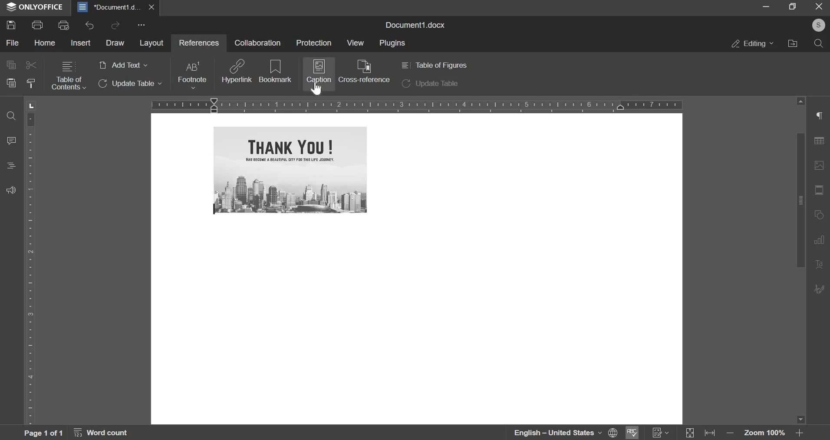 This screenshot has height=440, width=830. Describe the element at coordinates (661, 433) in the screenshot. I see `Track Changes` at that location.